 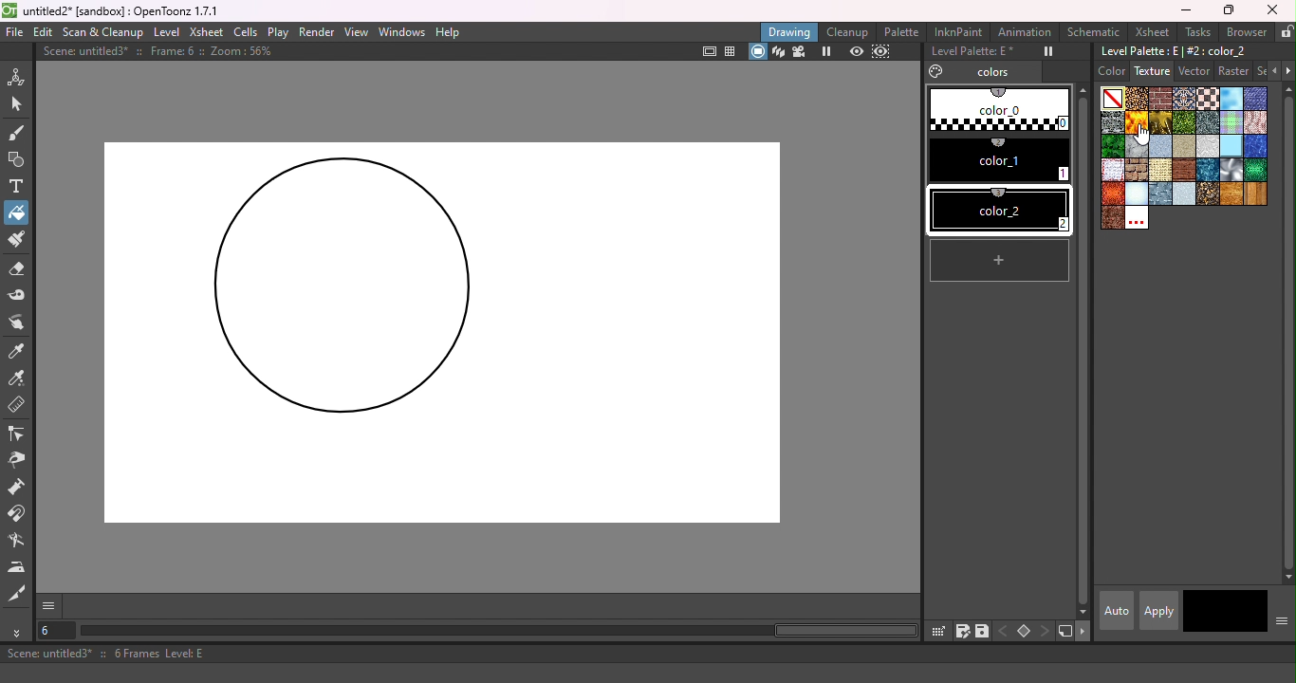 What do you see at coordinates (50, 606) in the screenshot?
I see `GUI show/hide` at bounding box center [50, 606].